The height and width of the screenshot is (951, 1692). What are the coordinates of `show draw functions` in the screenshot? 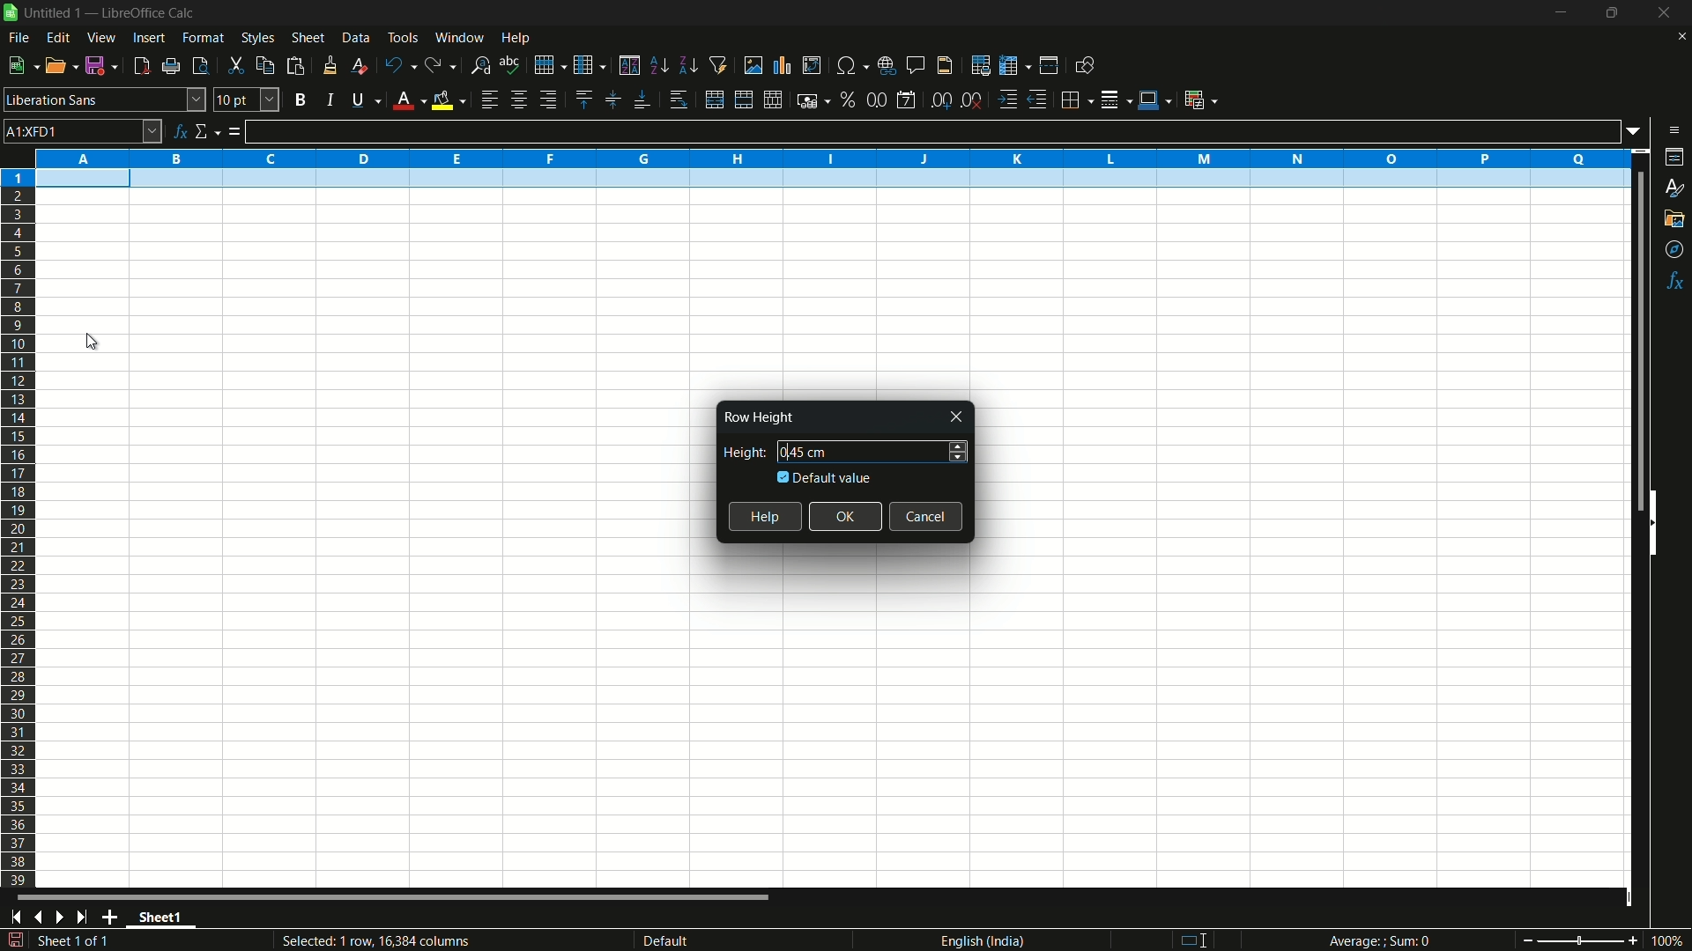 It's located at (1083, 65).